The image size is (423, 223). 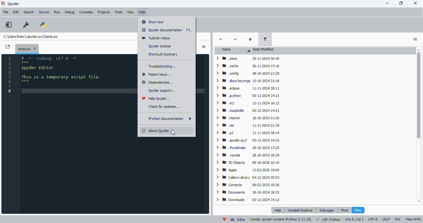 What do you see at coordinates (246, 73) in the screenshot?
I see `> Mm config 28-10-2024 21:29` at bounding box center [246, 73].